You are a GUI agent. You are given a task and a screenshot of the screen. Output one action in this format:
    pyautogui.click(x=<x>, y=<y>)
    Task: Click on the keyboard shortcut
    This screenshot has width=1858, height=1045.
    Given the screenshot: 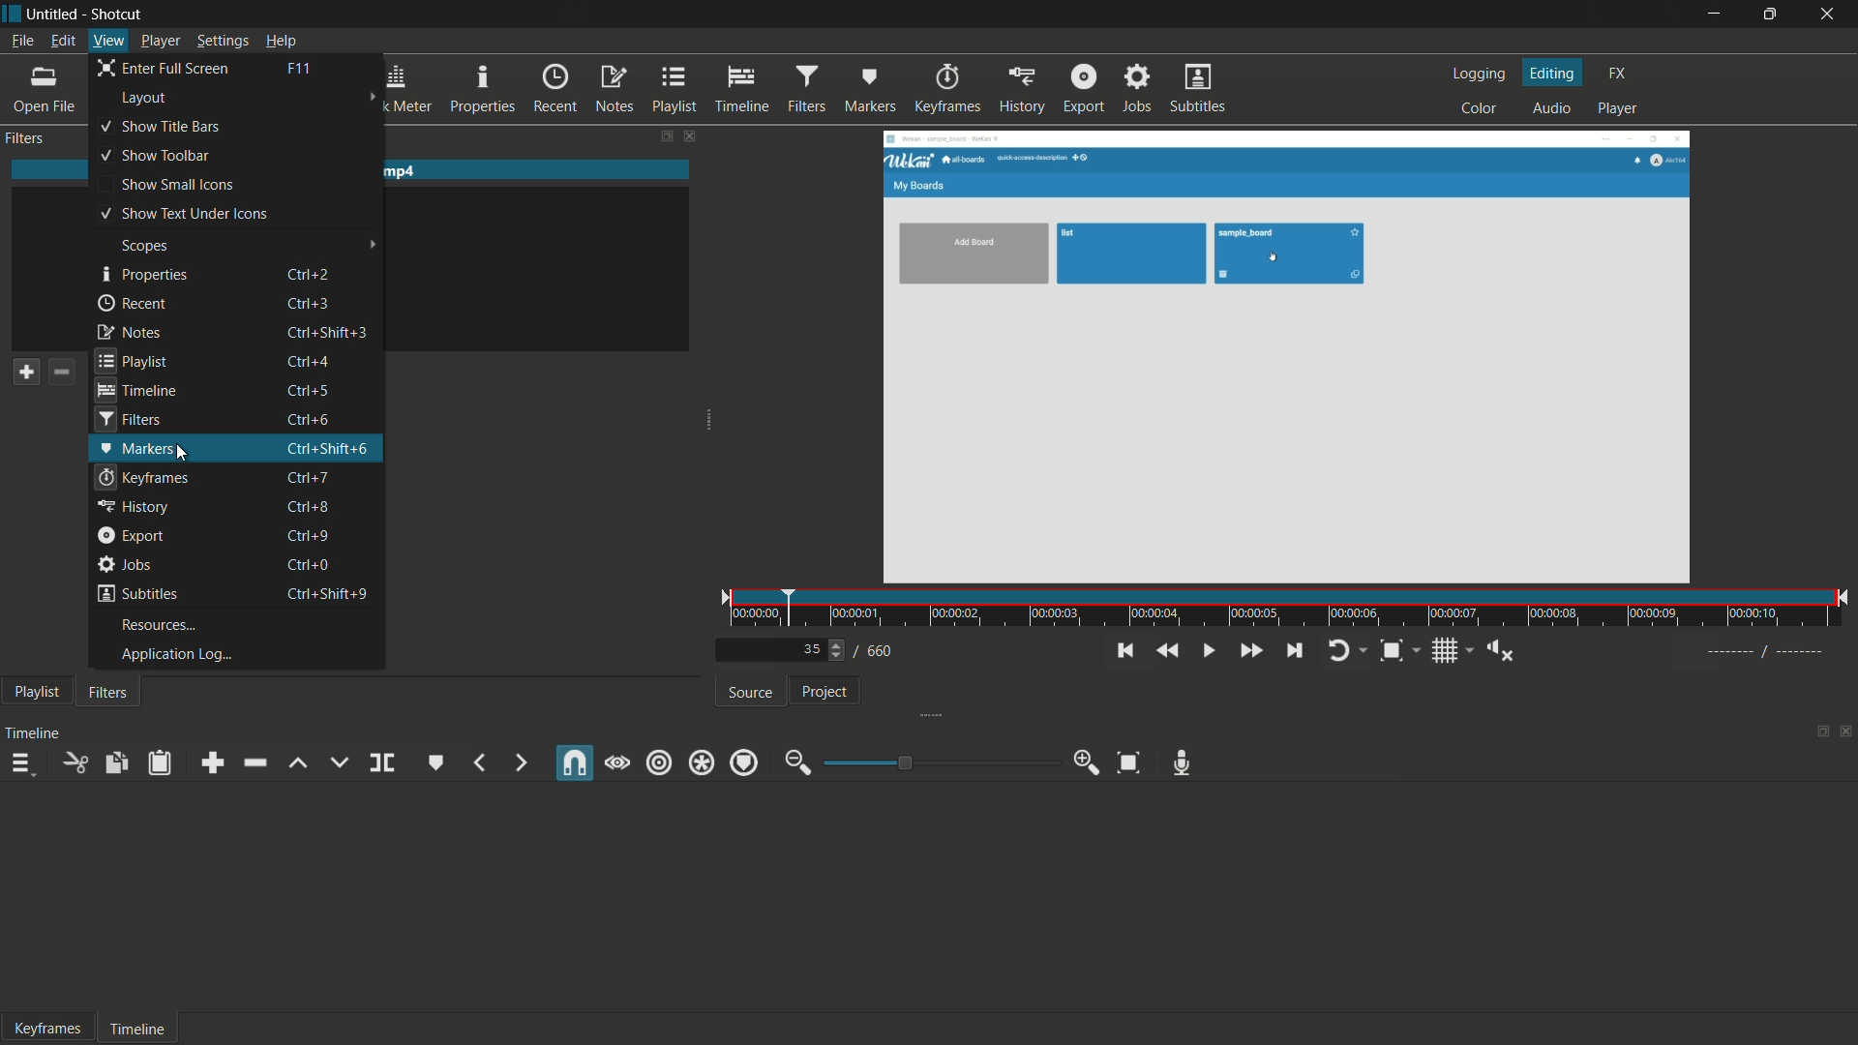 What is the action you would take?
    pyautogui.click(x=307, y=274)
    